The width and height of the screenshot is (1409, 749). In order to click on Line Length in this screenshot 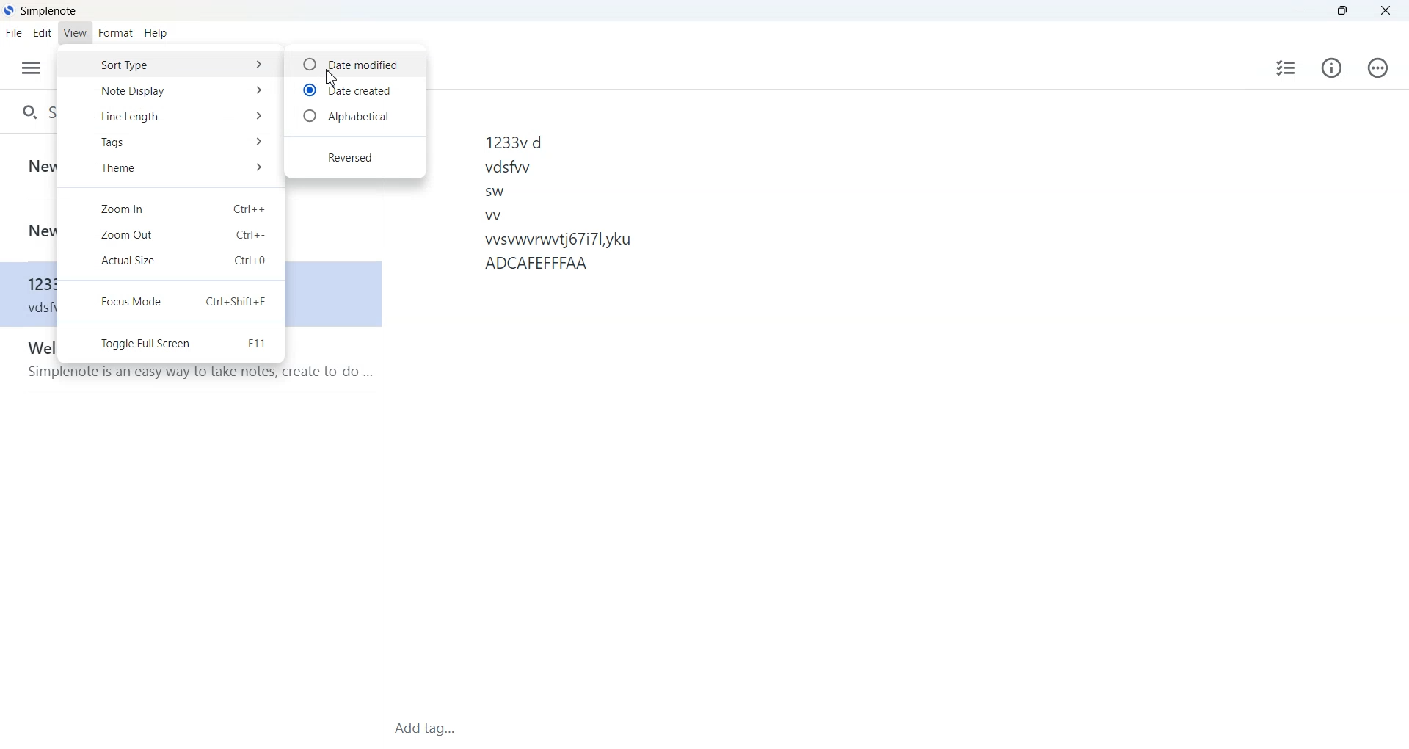, I will do `click(171, 115)`.